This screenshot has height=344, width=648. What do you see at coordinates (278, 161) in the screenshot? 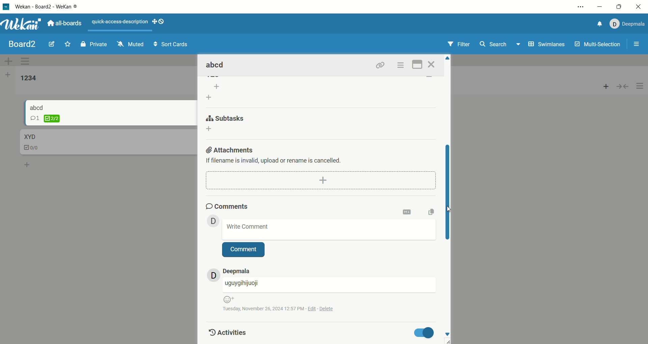
I see `text` at bounding box center [278, 161].